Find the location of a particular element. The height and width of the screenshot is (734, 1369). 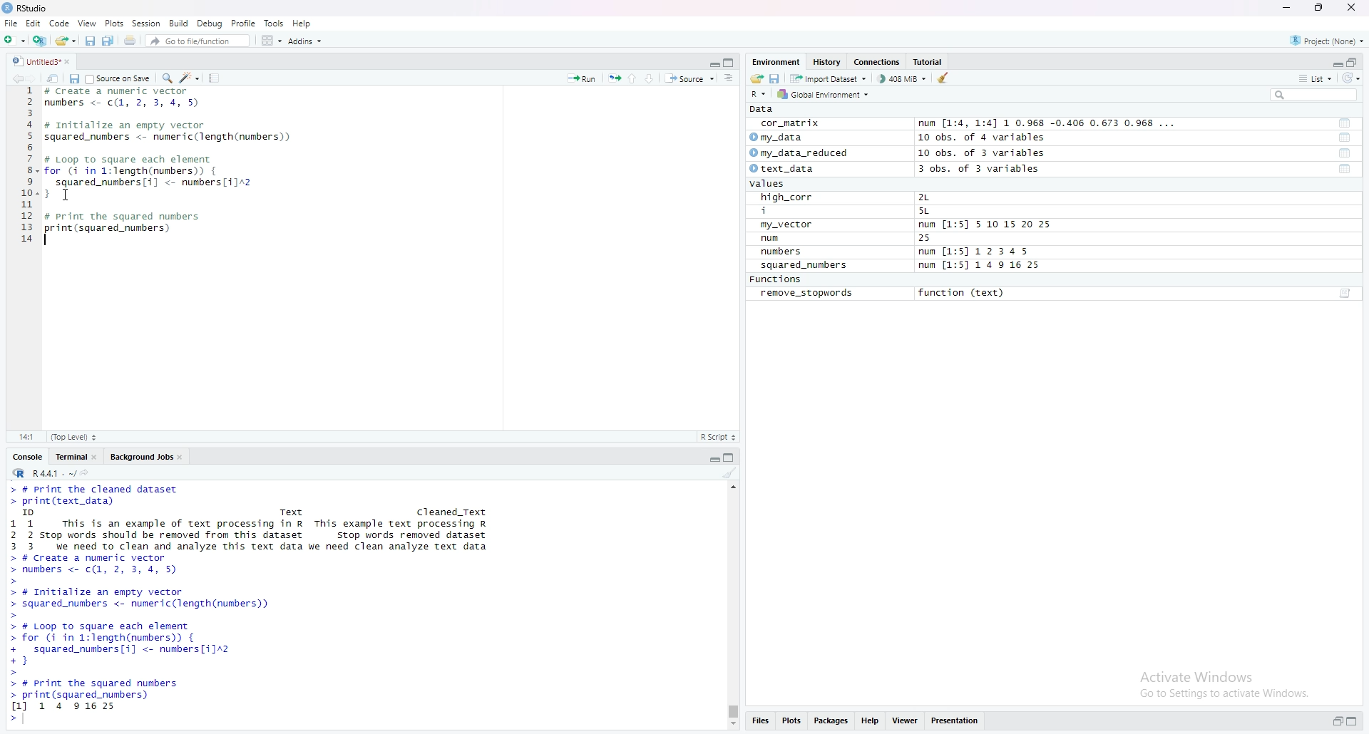

num [1:5] 1 2 345 is located at coordinates (978, 252).